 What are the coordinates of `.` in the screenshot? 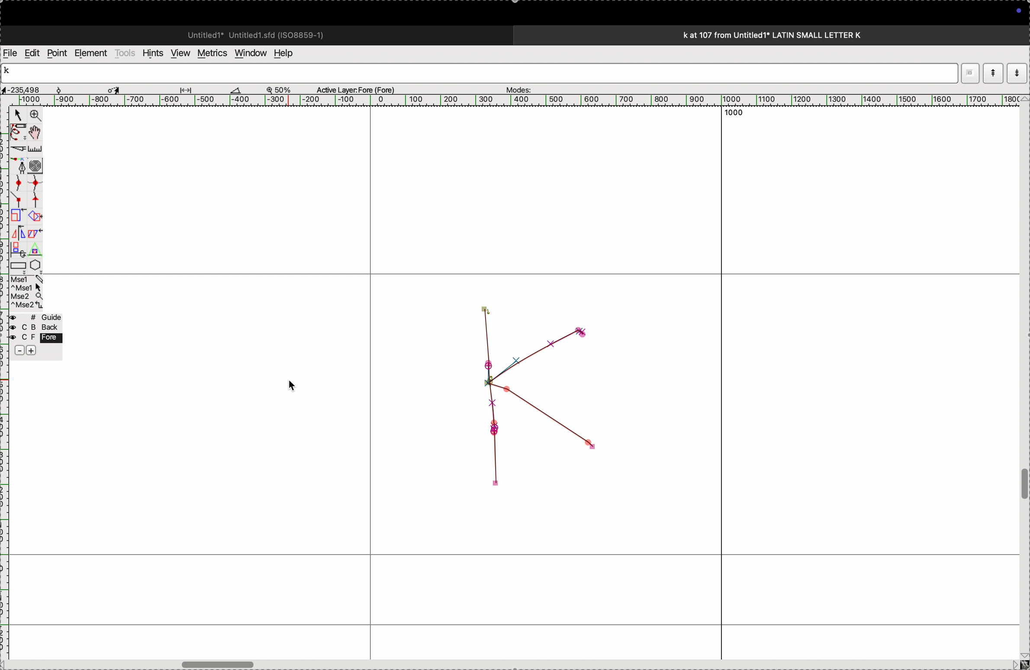 It's located at (1016, 73).